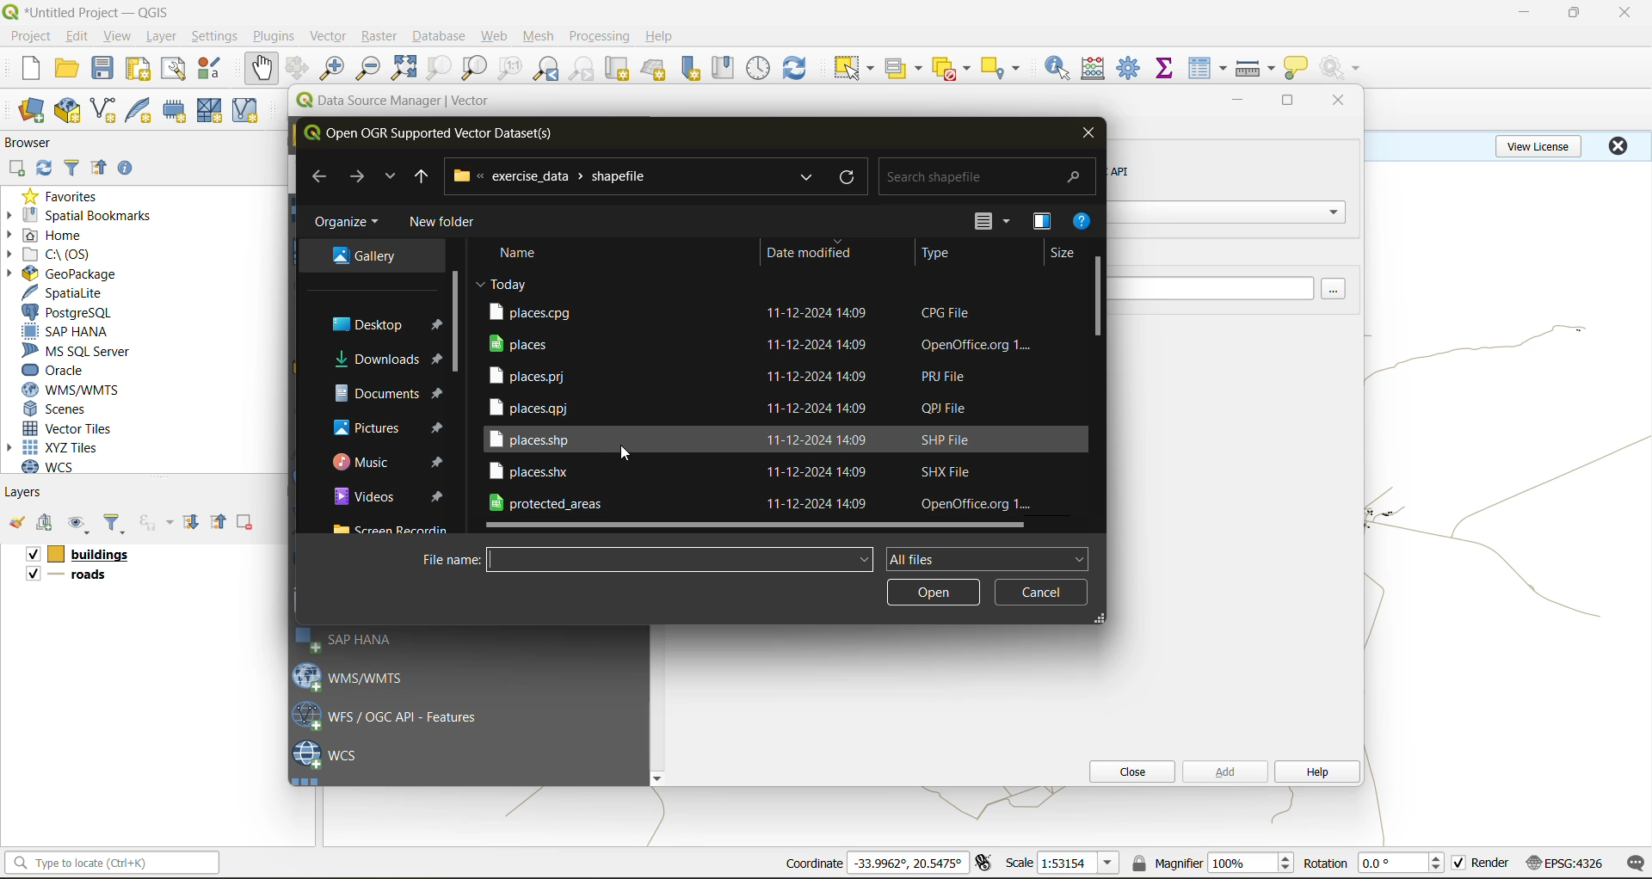 The height and width of the screenshot is (879, 1652). I want to click on tool box, so click(1131, 66).